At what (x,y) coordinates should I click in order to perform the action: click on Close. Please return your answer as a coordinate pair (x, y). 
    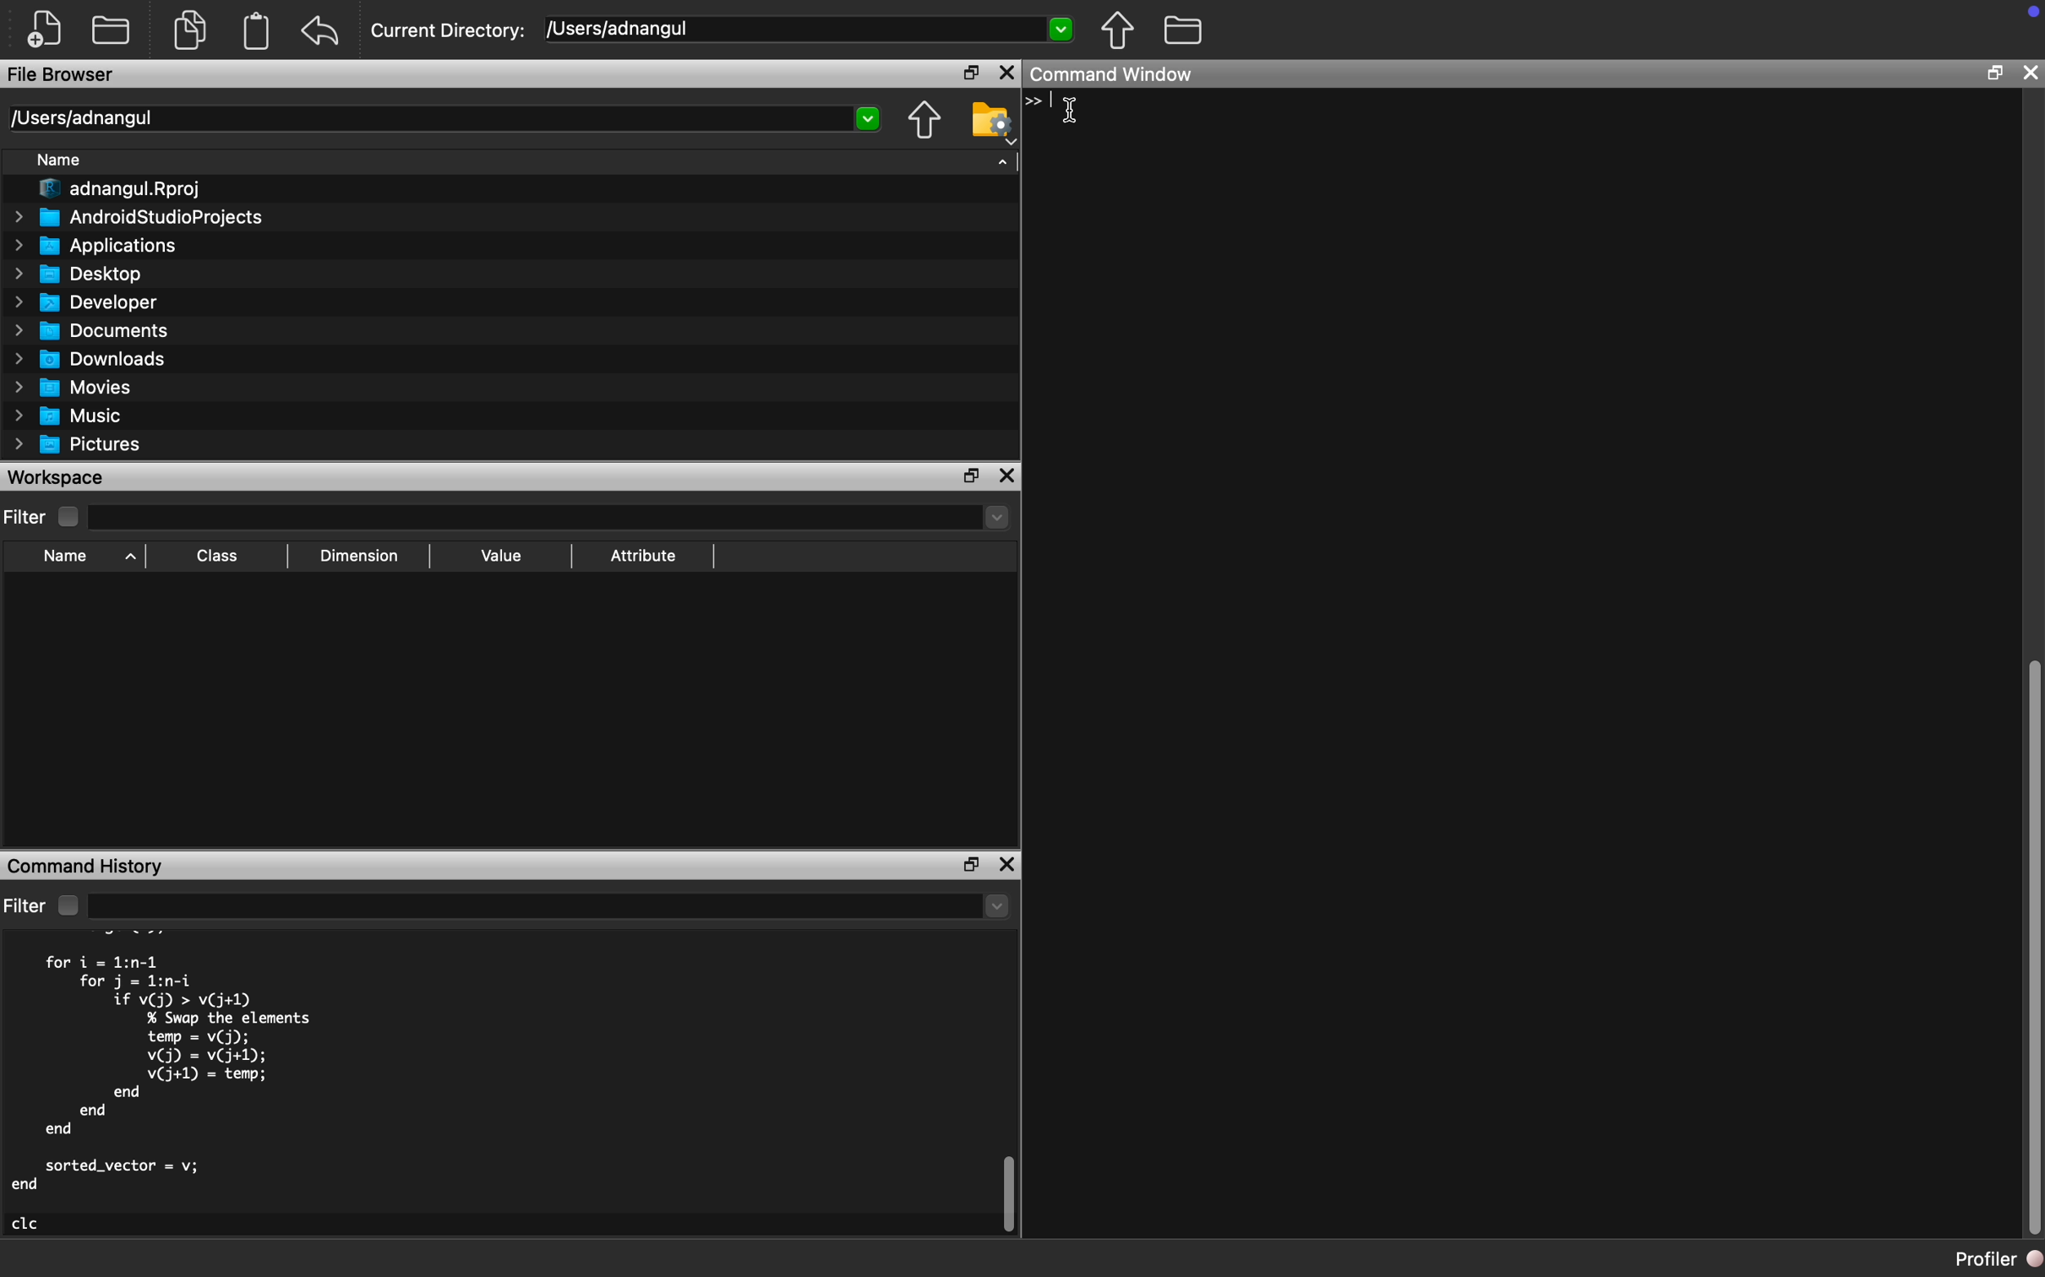
    Looking at the image, I should click on (1008, 73).